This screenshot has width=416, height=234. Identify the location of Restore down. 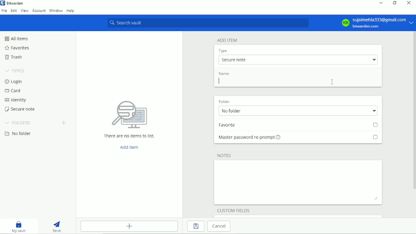
(394, 3).